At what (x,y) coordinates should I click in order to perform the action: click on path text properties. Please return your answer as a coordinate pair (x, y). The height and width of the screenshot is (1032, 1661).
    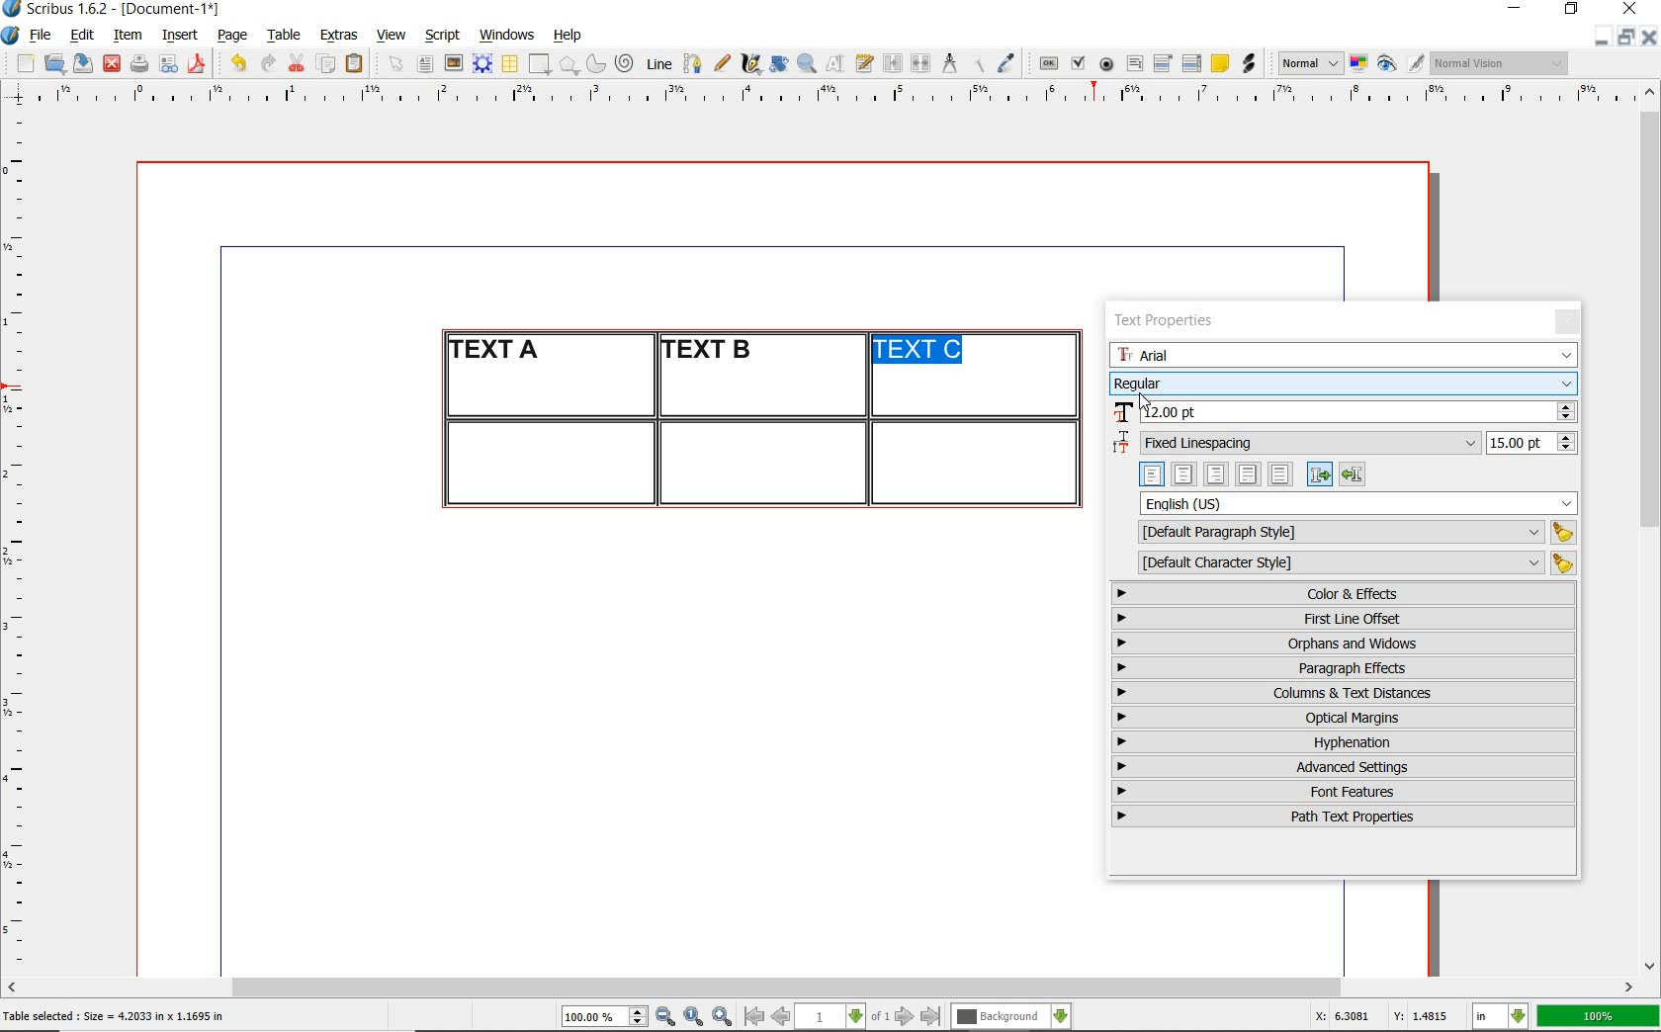
    Looking at the image, I should click on (1341, 817).